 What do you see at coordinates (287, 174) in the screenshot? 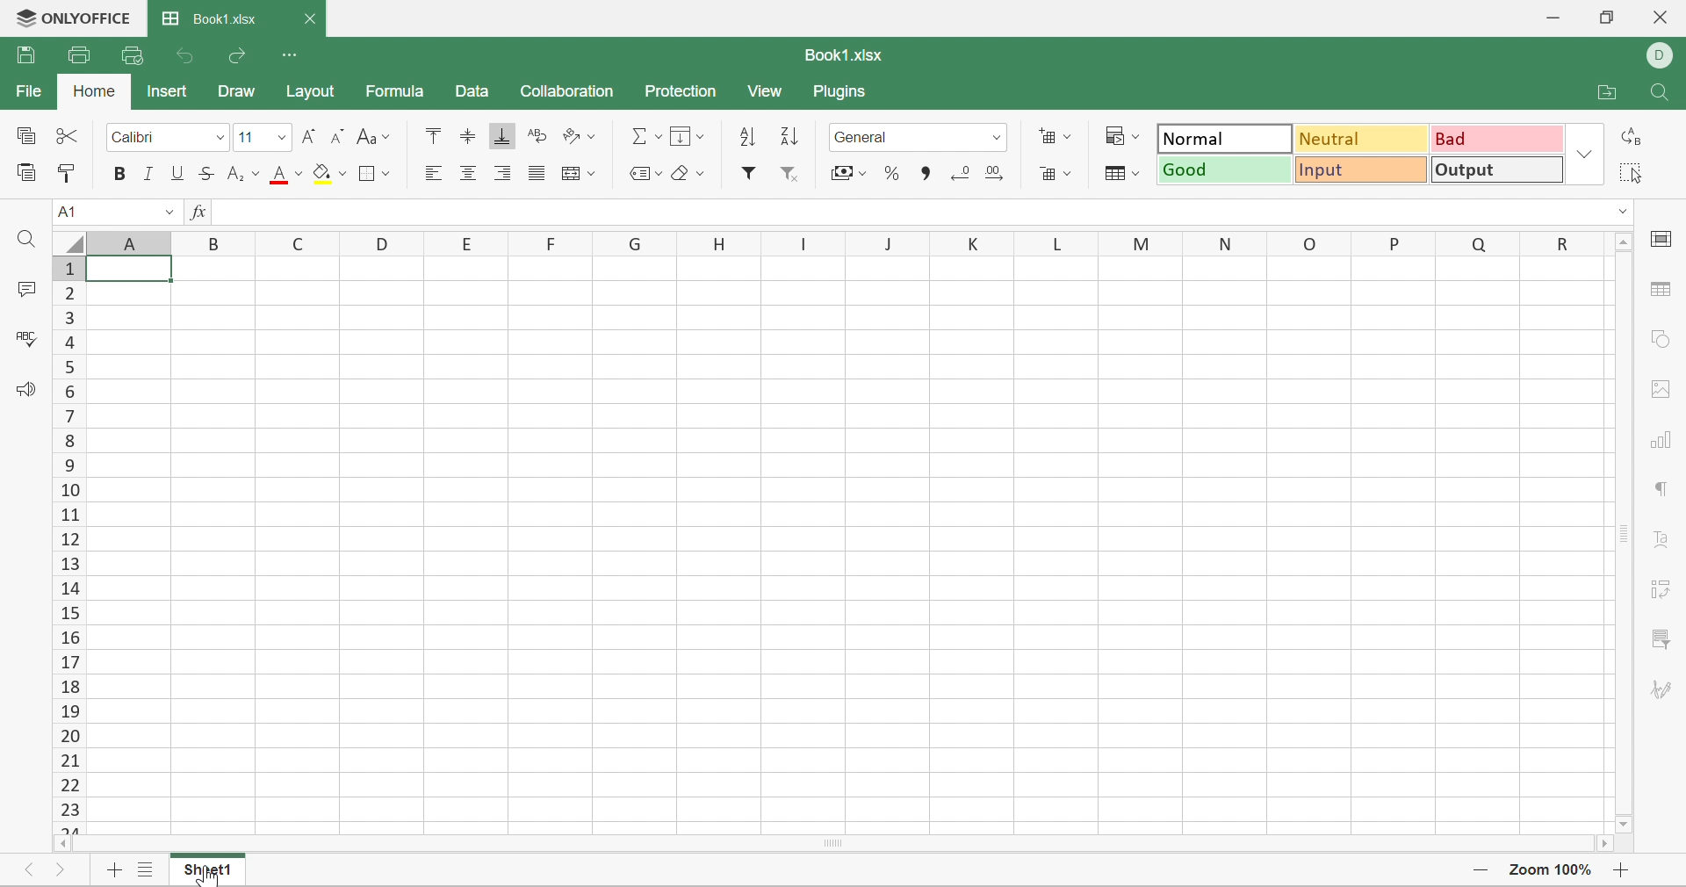
I see `Font color` at bounding box center [287, 174].